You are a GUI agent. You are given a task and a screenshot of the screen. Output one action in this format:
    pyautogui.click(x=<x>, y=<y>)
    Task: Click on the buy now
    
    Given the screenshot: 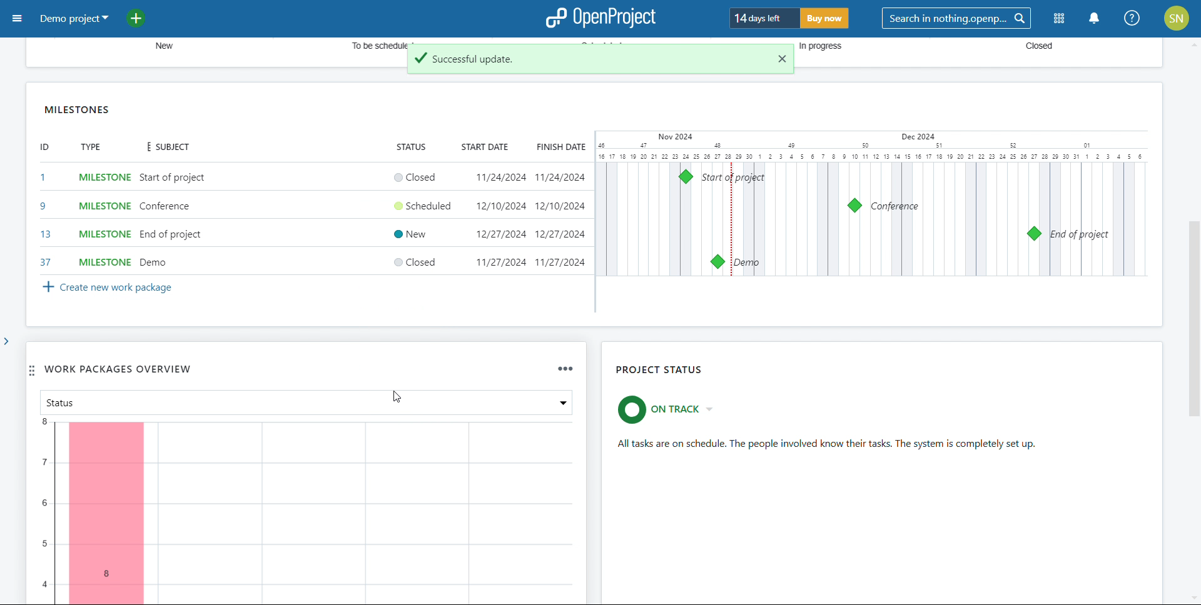 What is the action you would take?
    pyautogui.click(x=825, y=19)
    